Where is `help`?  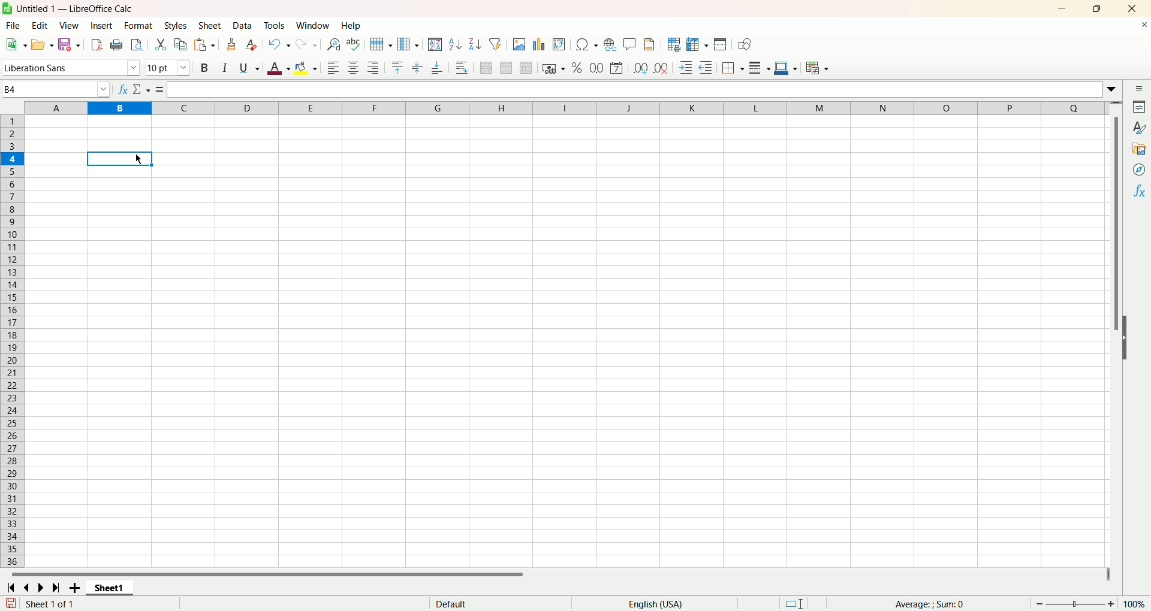
help is located at coordinates (352, 26).